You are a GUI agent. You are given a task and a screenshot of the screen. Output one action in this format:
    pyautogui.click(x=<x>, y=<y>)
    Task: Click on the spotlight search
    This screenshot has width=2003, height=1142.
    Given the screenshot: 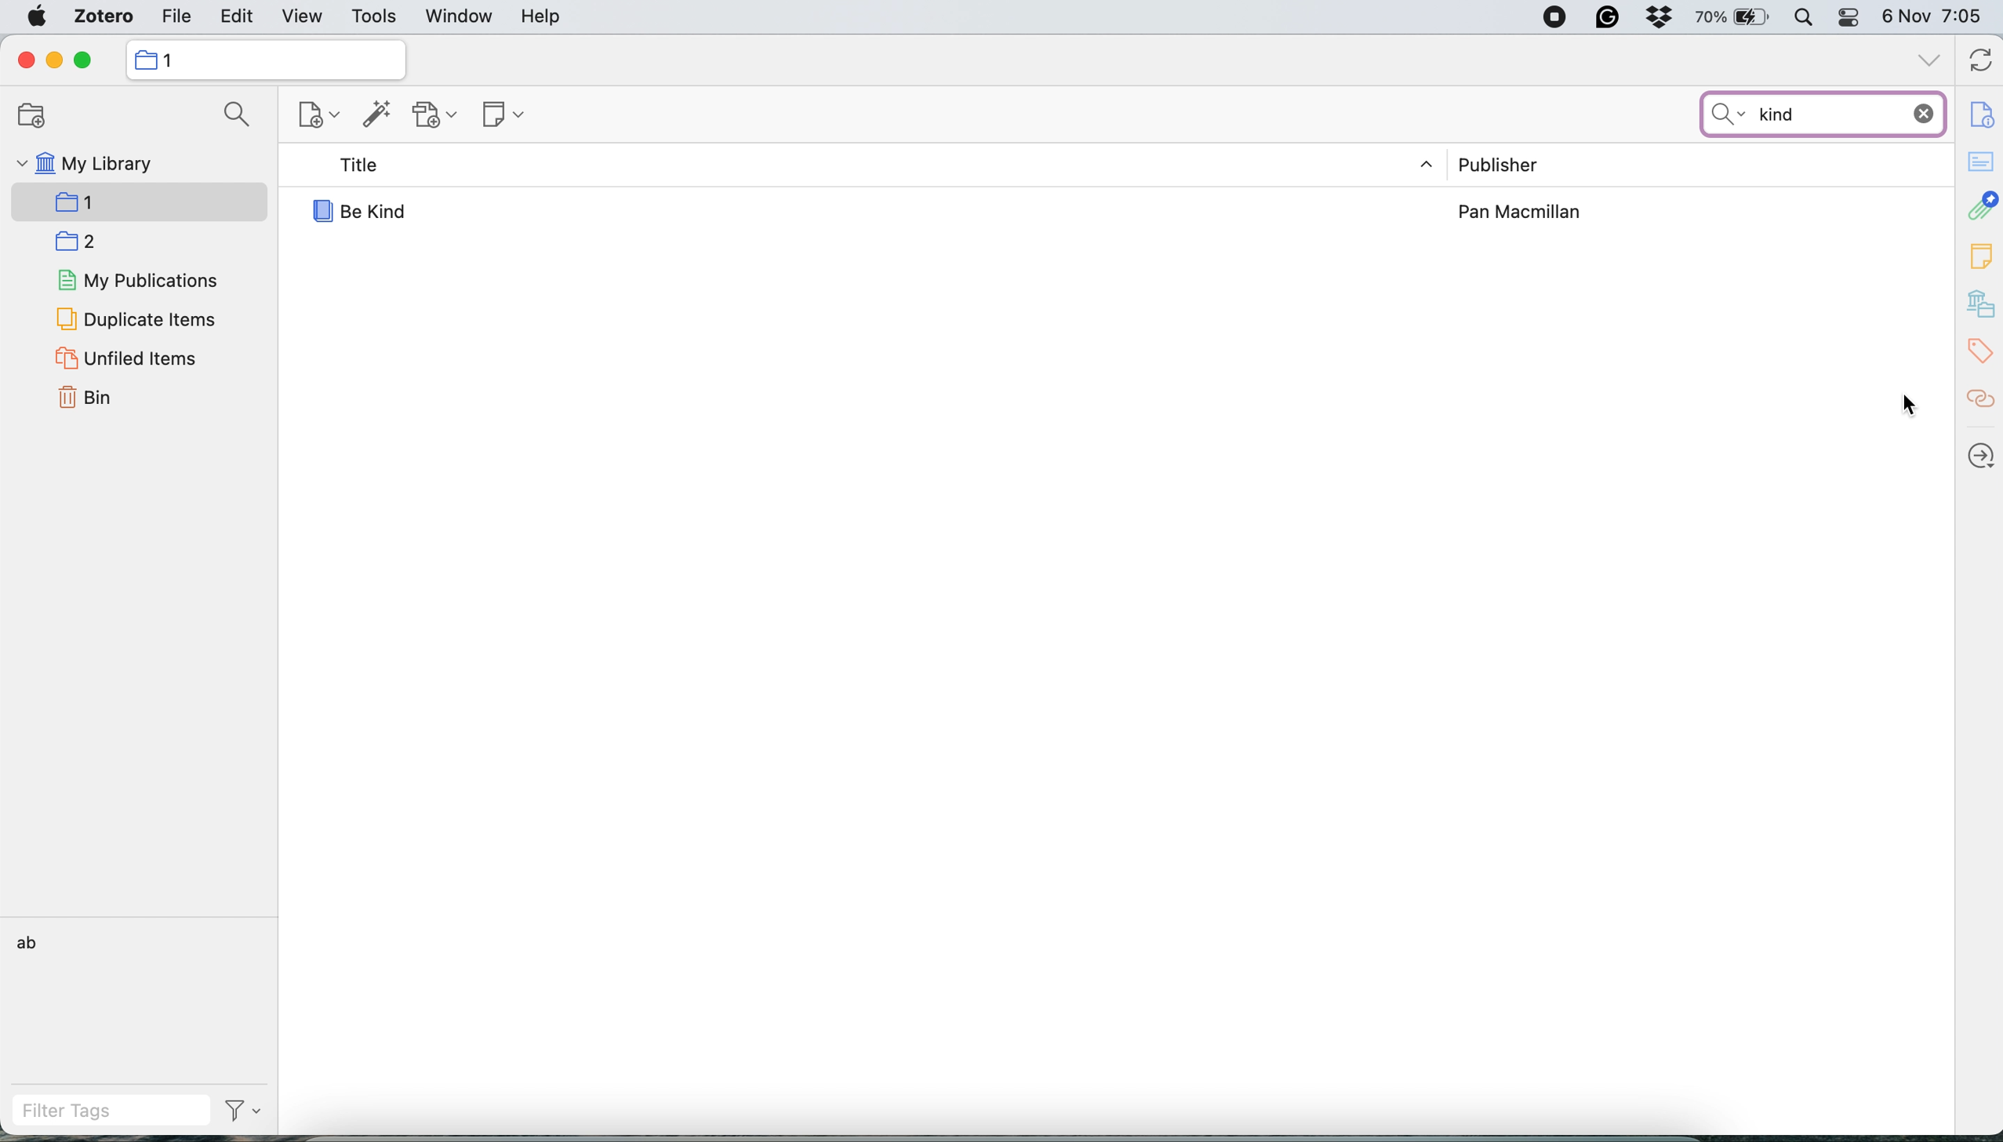 What is the action you would take?
    pyautogui.click(x=1809, y=19)
    